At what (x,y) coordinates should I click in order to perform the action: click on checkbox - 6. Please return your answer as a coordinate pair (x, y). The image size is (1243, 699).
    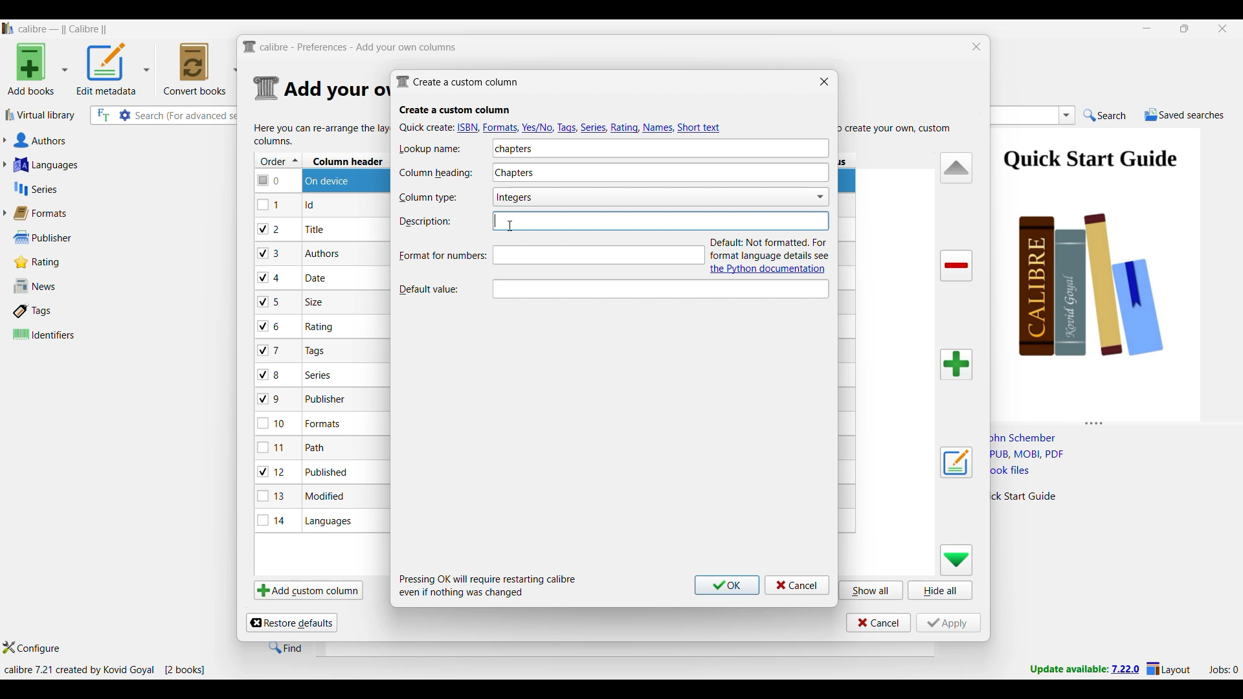
    Looking at the image, I should click on (271, 327).